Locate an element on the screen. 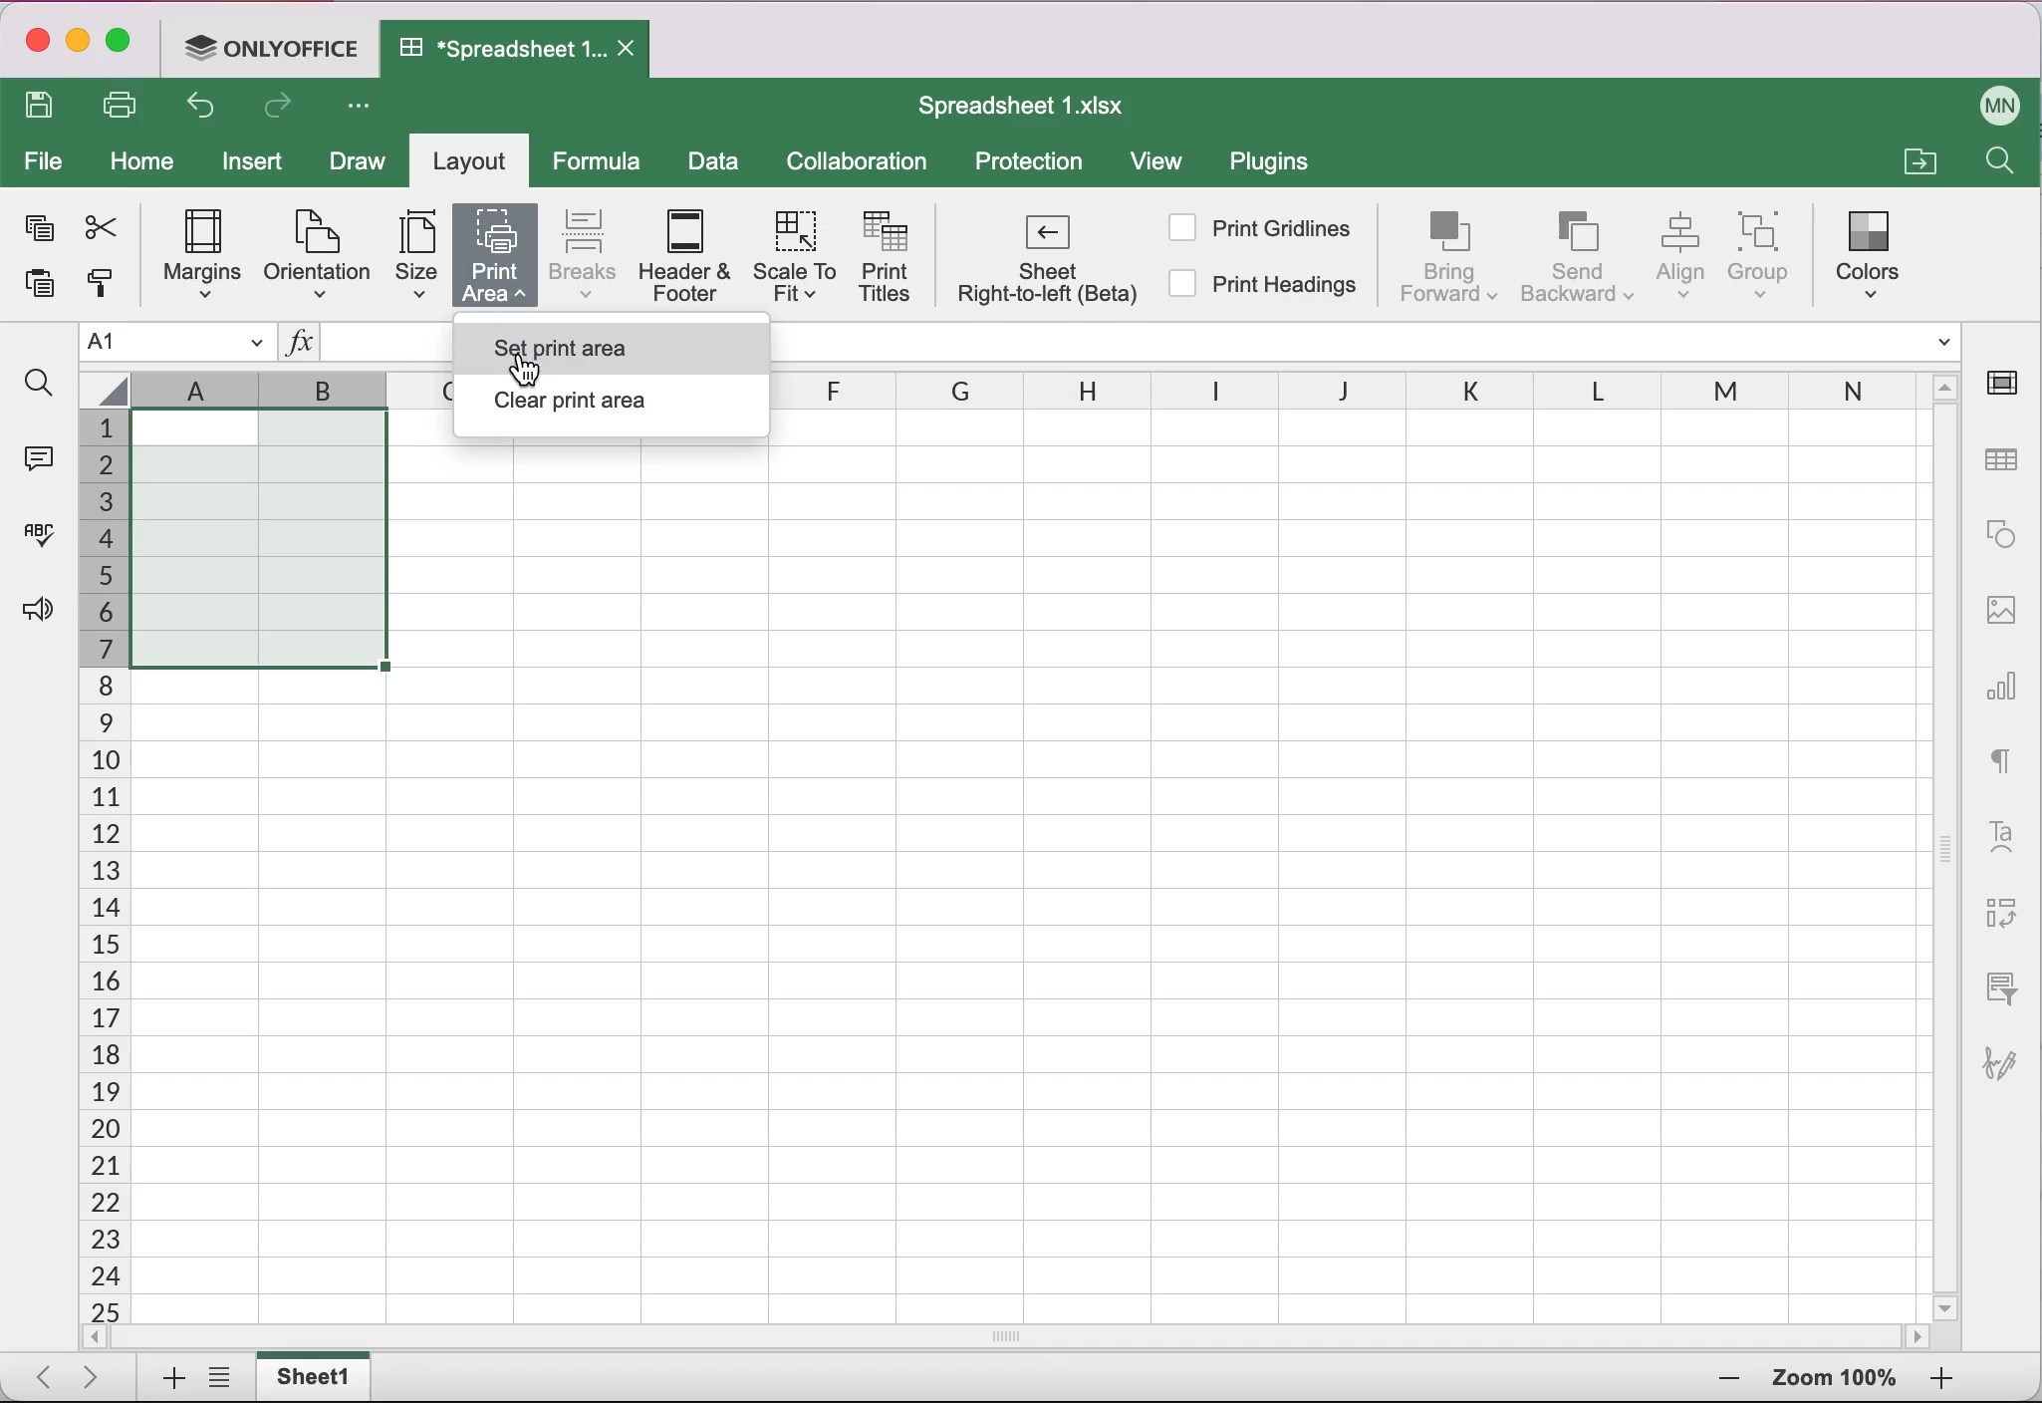  draw is located at coordinates (356, 164).